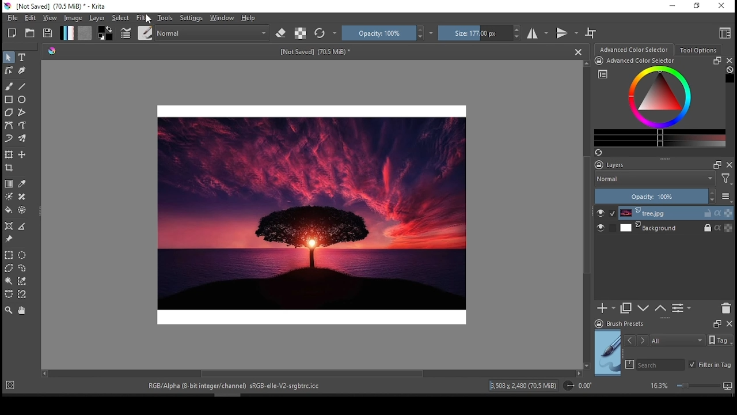 Image resolution: width=737 pixels, height=415 pixels. Describe the element at coordinates (715, 324) in the screenshot. I see `Frame` at that location.